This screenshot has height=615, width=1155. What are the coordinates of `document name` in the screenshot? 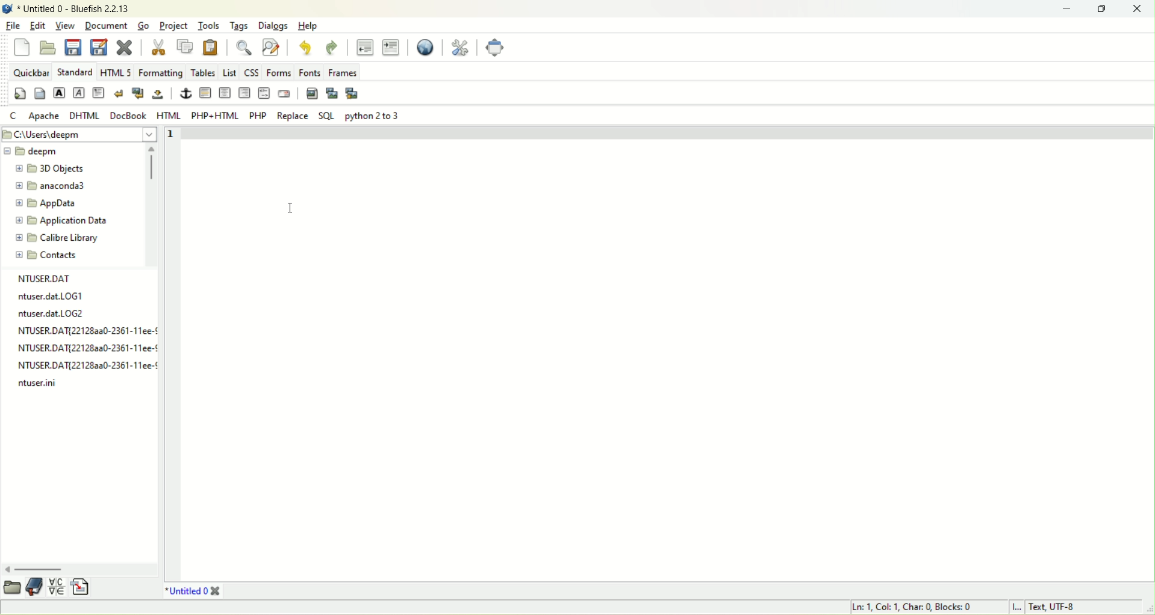 It's located at (75, 7).